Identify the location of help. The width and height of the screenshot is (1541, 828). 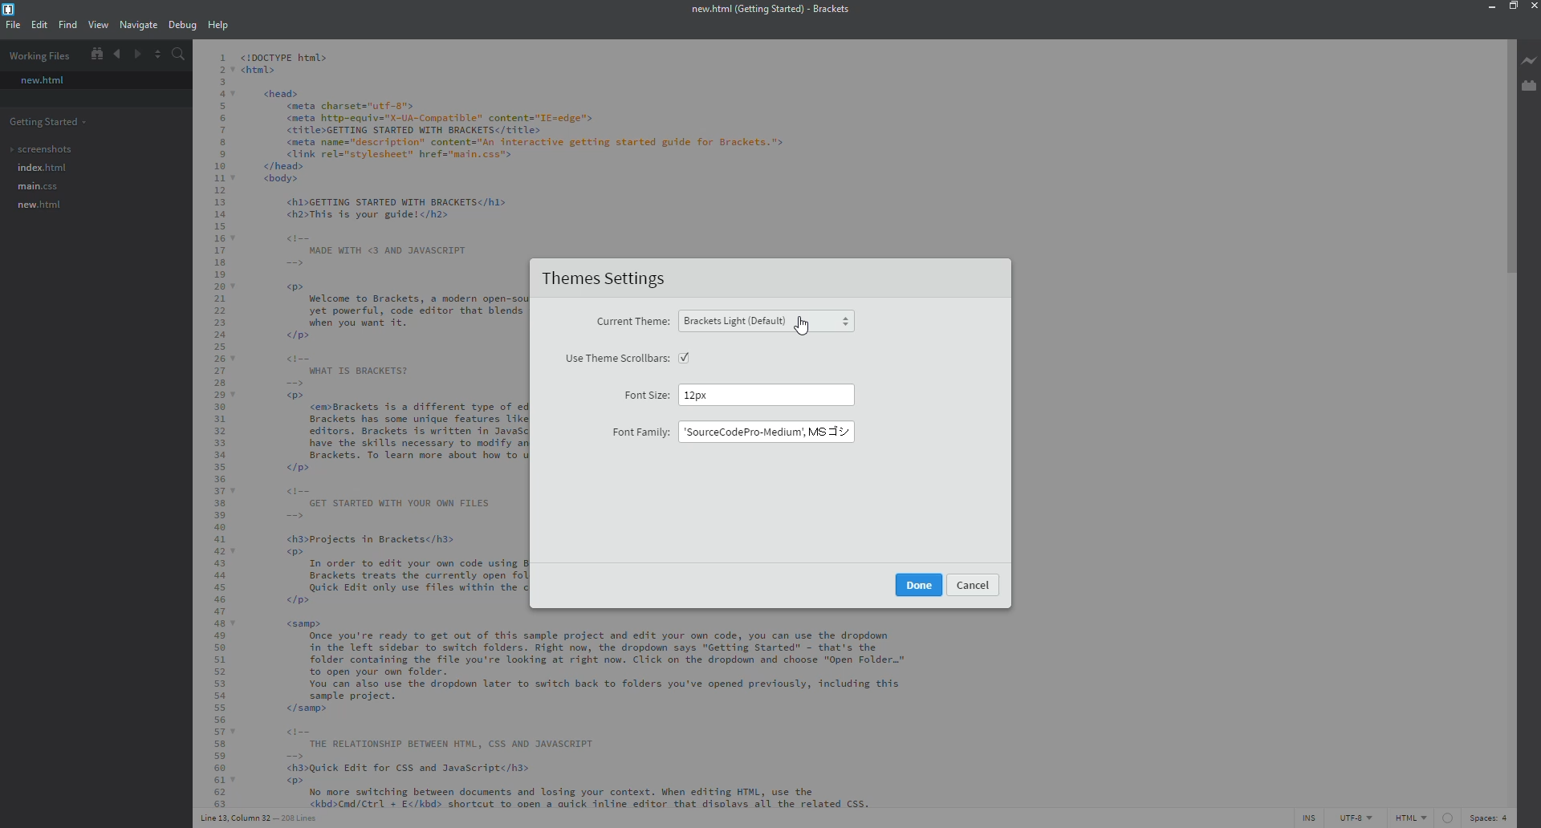
(216, 25).